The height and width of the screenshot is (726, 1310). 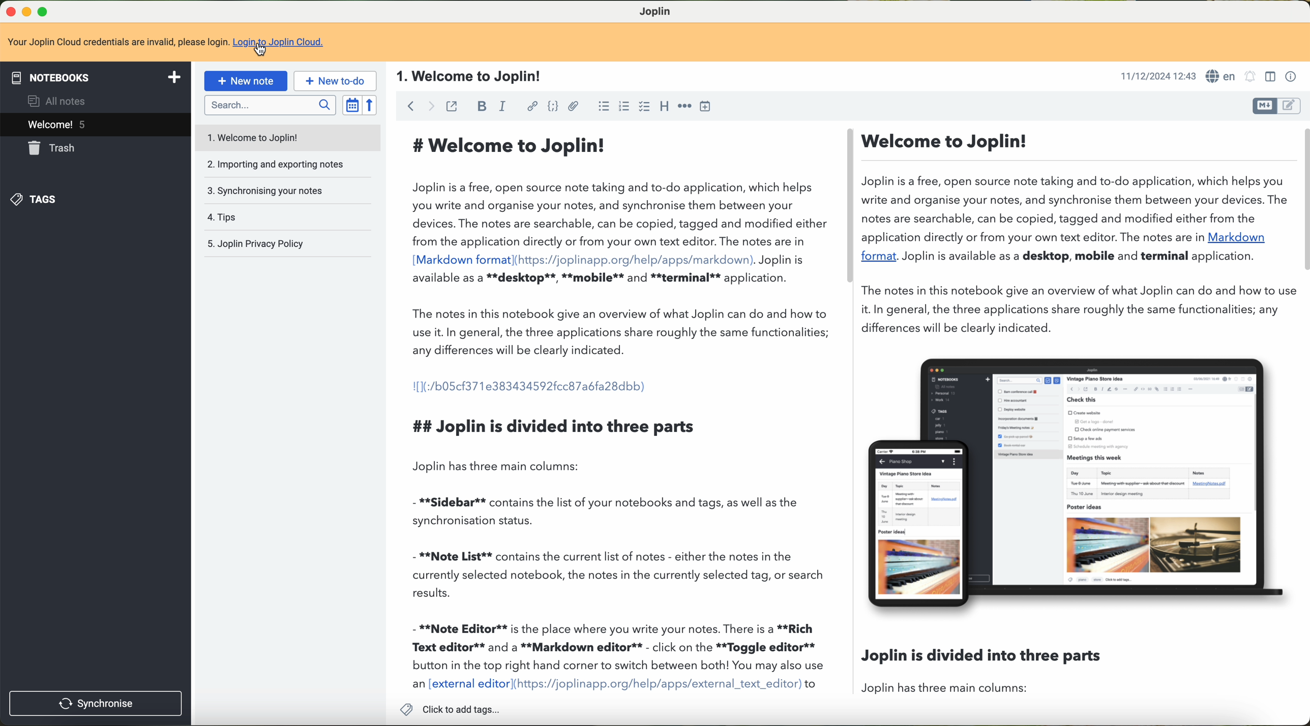 I want to click on new note, so click(x=245, y=81).